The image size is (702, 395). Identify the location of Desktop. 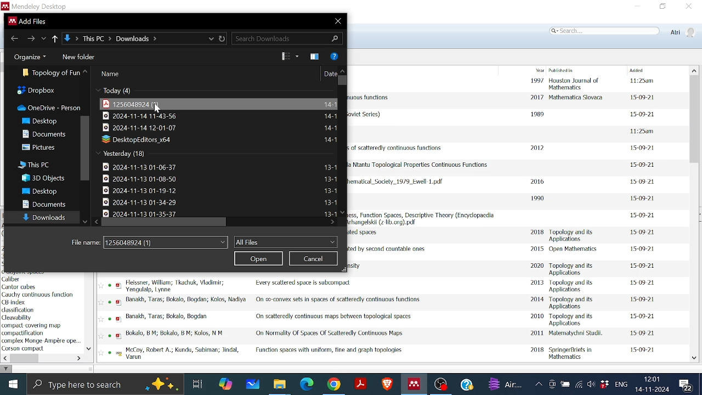
(46, 121).